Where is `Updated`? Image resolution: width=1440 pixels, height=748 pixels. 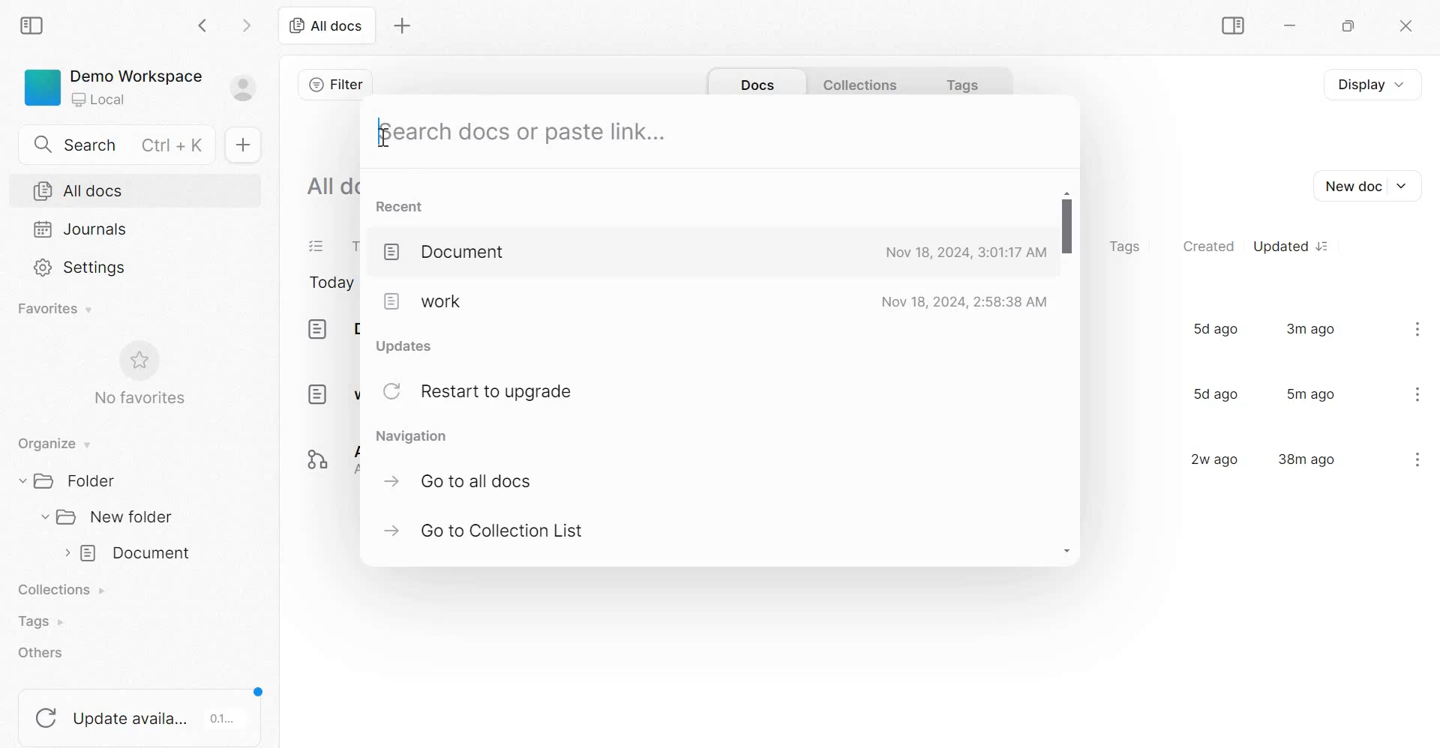 Updated is located at coordinates (1289, 246).